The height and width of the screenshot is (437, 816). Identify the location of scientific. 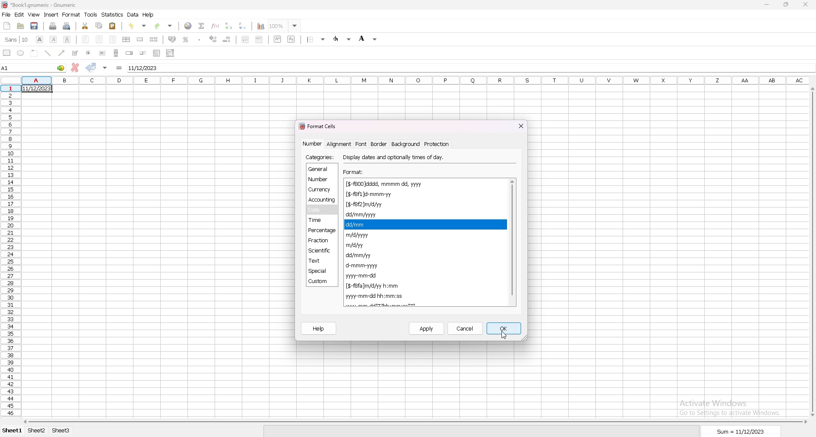
(321, 251).